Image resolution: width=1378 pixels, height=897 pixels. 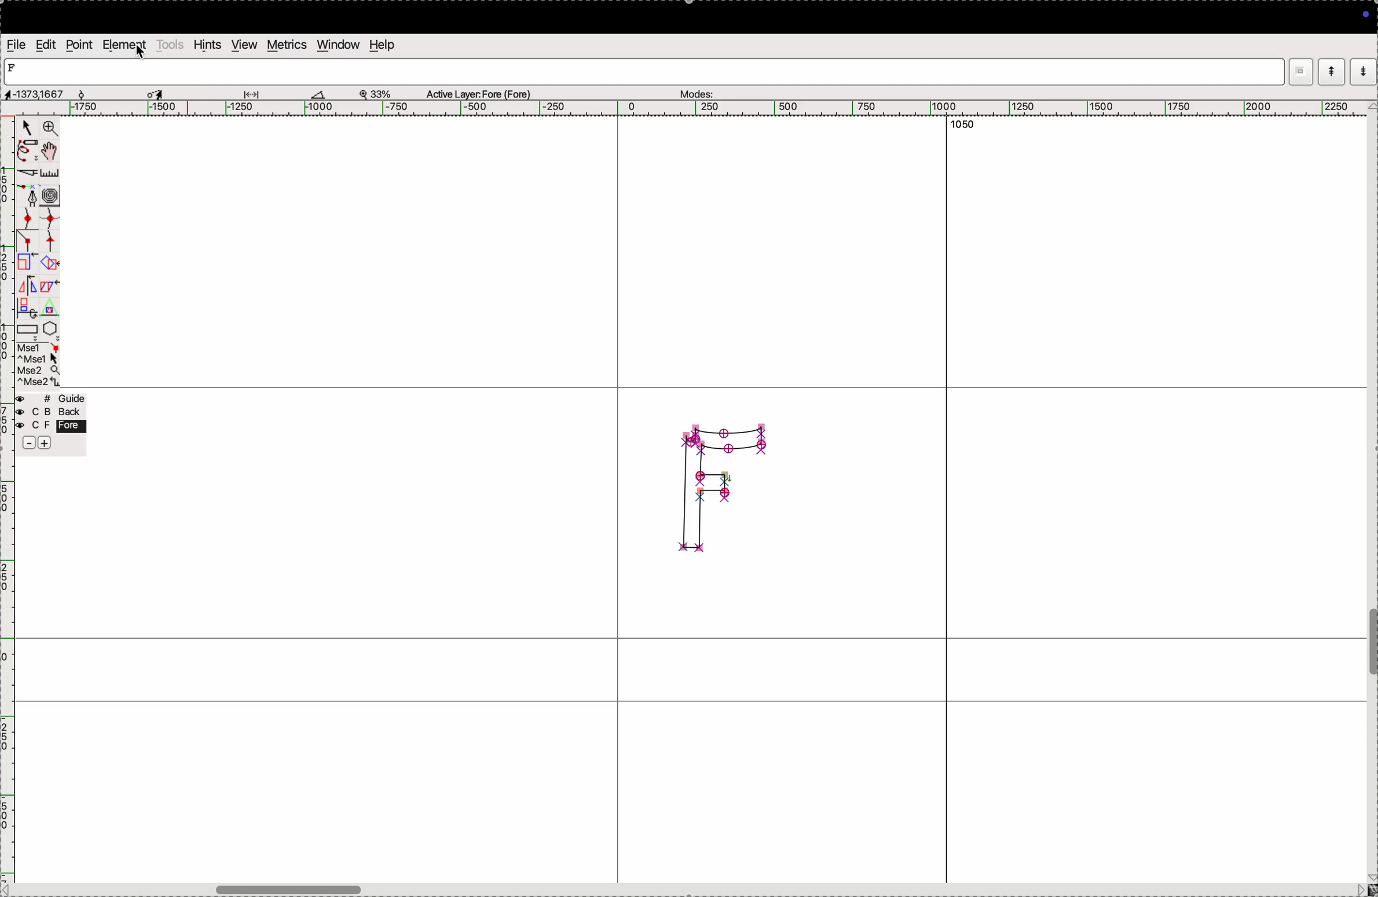 I want to click on cursor, so click(x=25, y=129).